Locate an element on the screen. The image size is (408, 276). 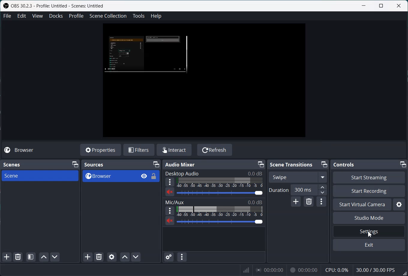
File is located at coordinates (7, 16).